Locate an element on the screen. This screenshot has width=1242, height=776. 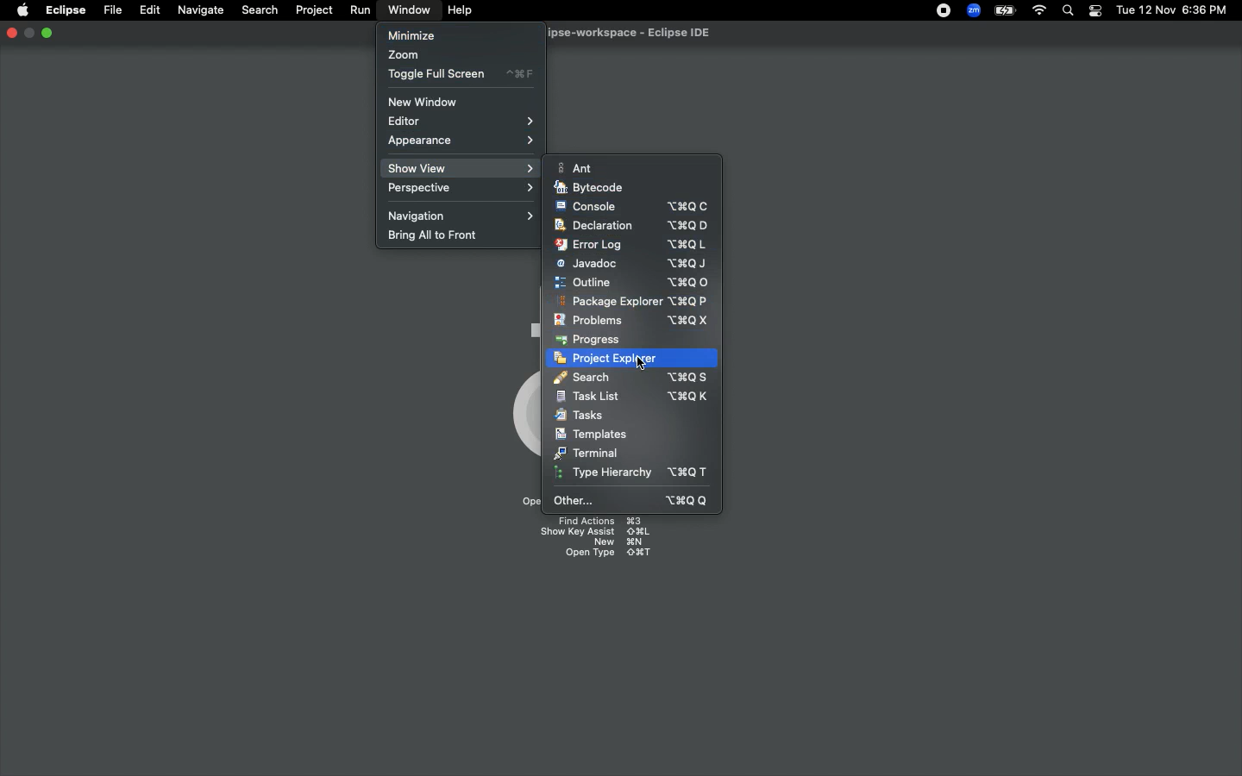
Templates is located at coordinates (591, 434).